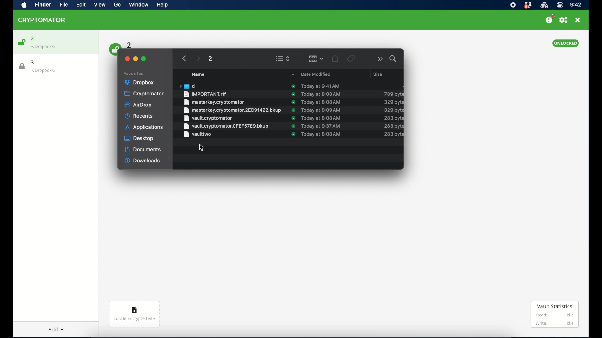  I want to click on 3, so click(33, 62).